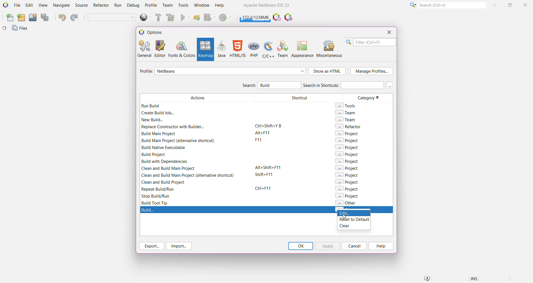  I want to click on Reset to Default, so click(353, 220).